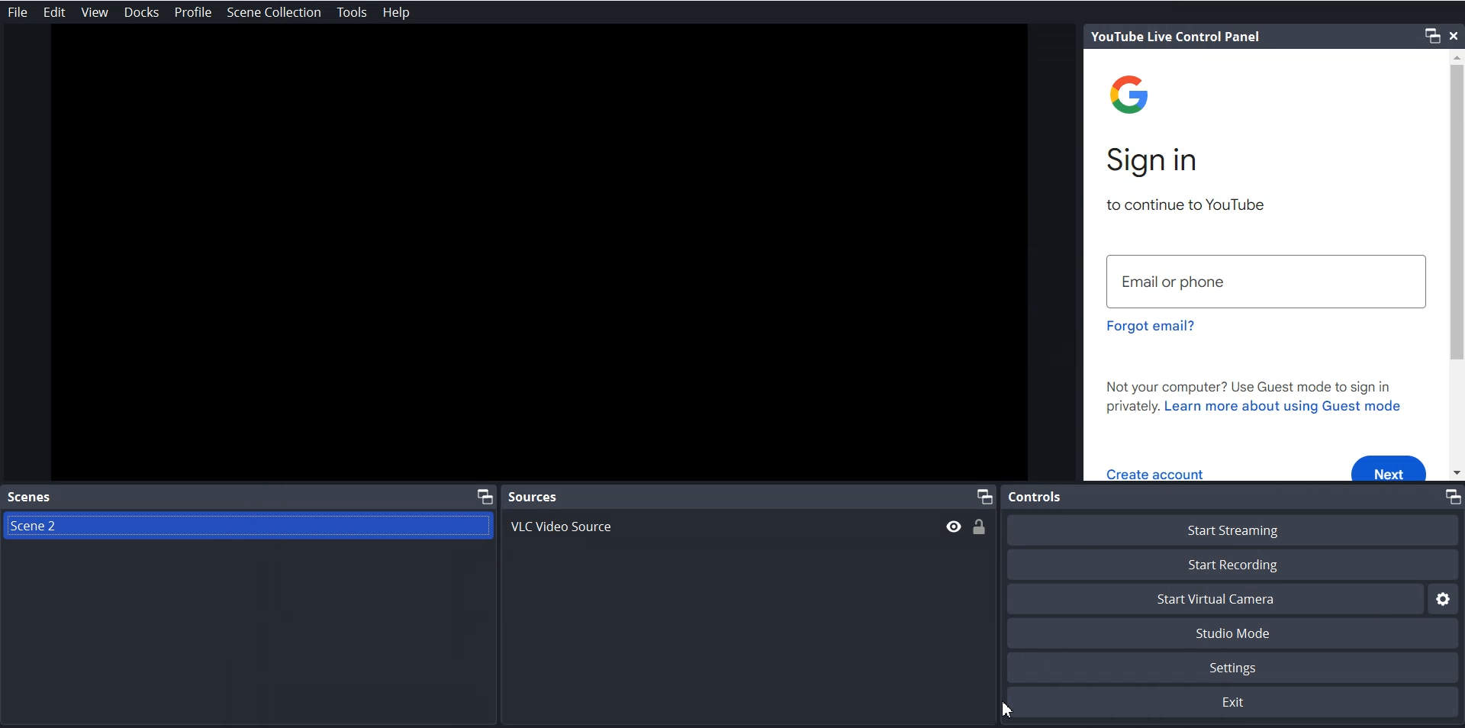 Image resolution: width=1465 pixels, height=728 pixels. Describe the element at coordinates (1214, 599) in the screenshot. I see `Start Virtual Camera` at that location.